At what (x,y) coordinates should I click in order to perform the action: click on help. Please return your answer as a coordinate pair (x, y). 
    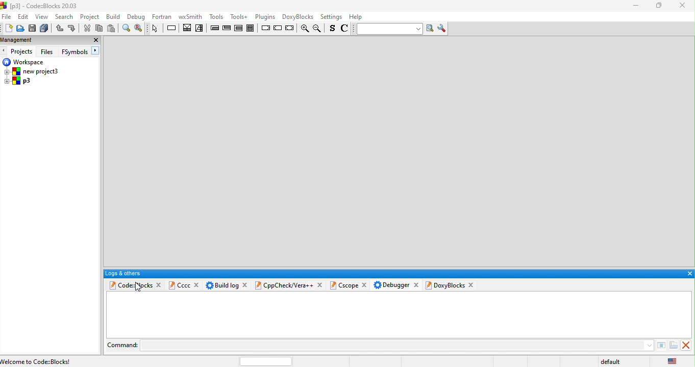
    Looking at the image, I should click on (357, 17).